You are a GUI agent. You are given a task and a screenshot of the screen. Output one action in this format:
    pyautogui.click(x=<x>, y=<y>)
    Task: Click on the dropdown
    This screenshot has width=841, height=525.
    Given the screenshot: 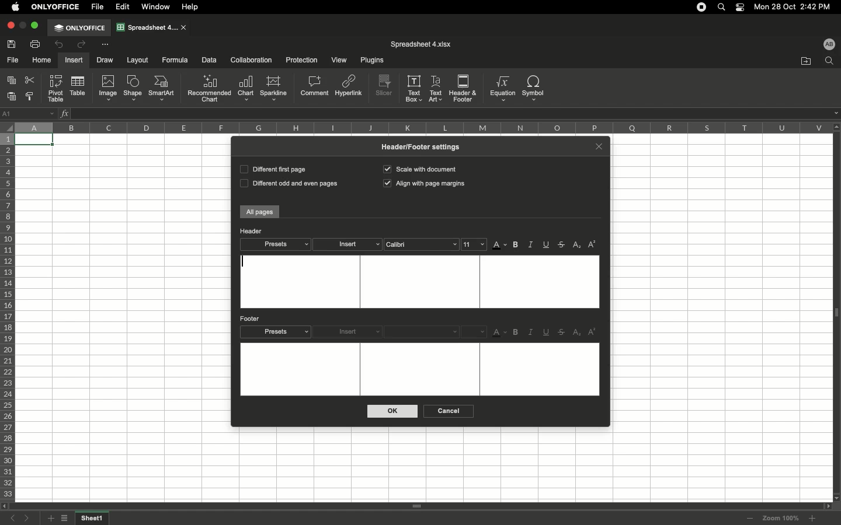 What is the action you would take?
    pyautogui.click(x=836, y=113)
    